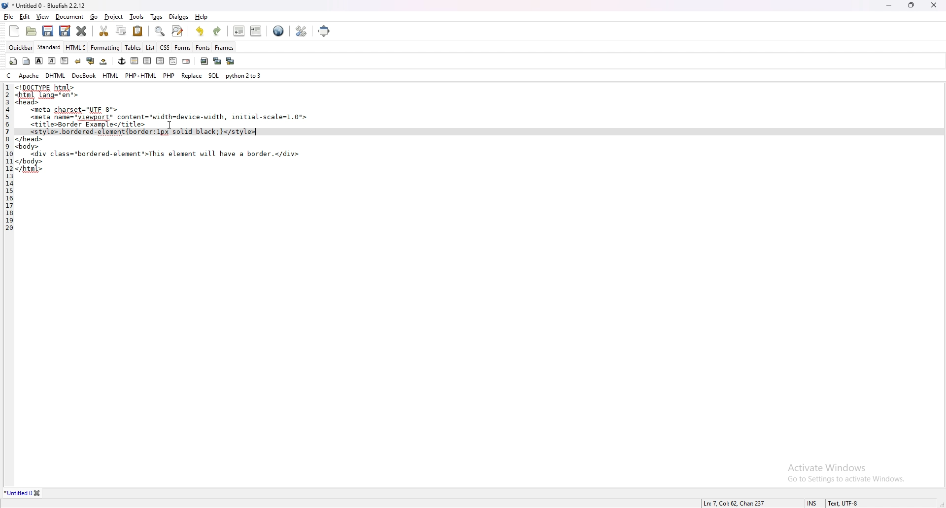 Image resolution: width=946 pixels, height=508 pixels. I want to click on dialogs, so click(178, 16).